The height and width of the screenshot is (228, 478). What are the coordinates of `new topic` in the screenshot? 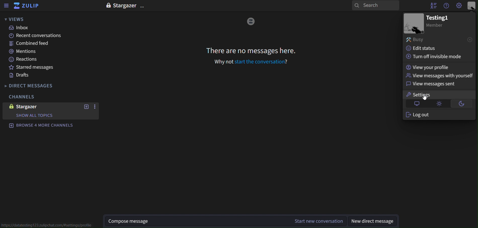 It's located at (86, 107).